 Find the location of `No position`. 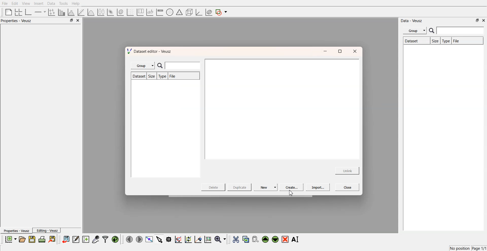

No position is located at coordinates (460, 248).